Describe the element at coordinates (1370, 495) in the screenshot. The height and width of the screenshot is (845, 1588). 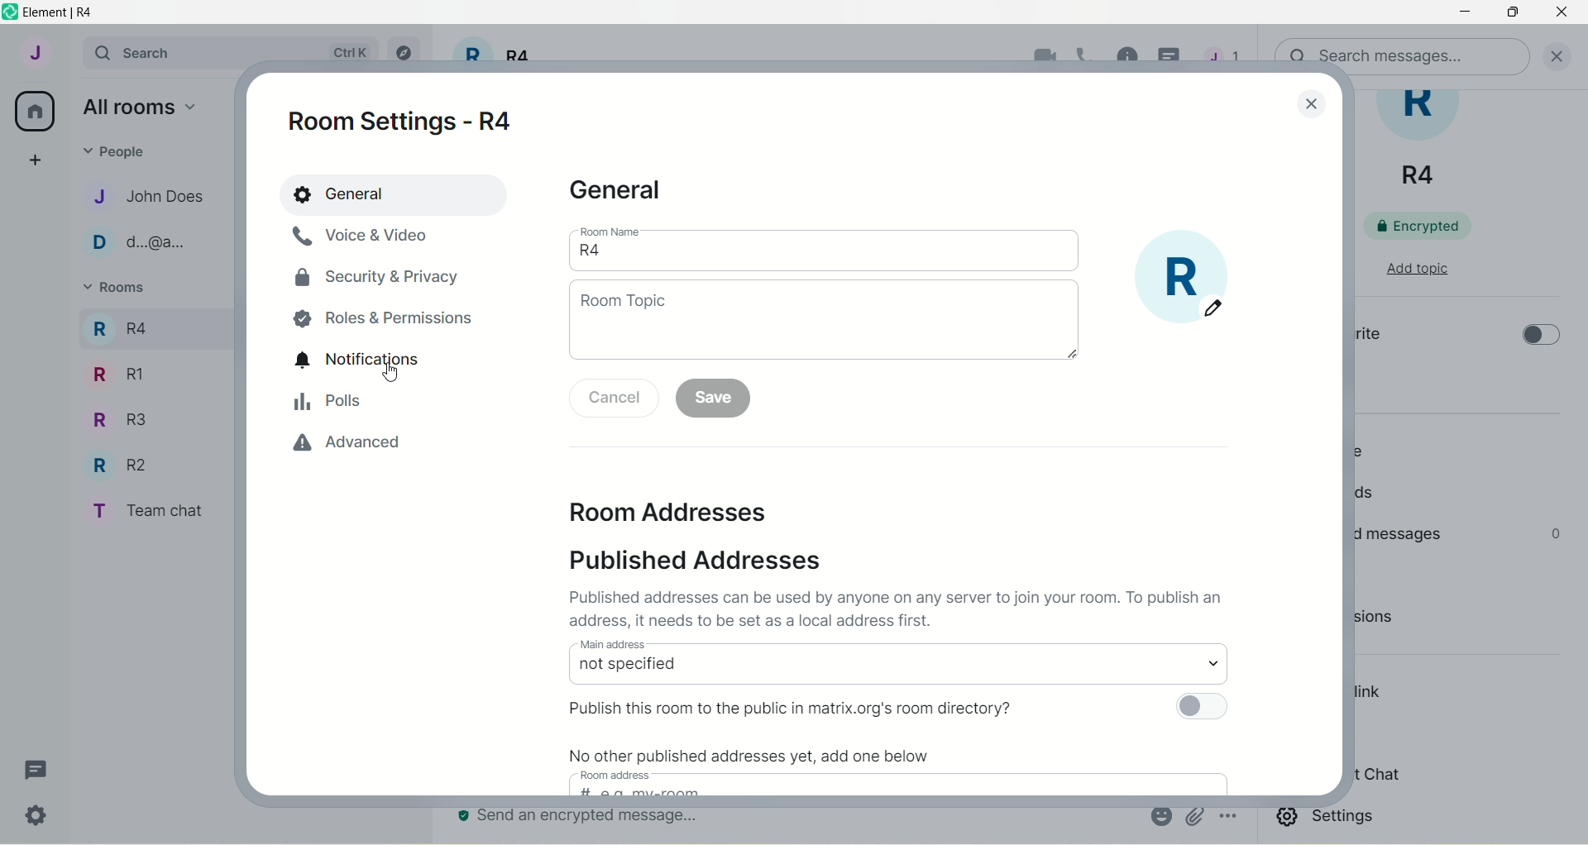
I see `threads` at that location.